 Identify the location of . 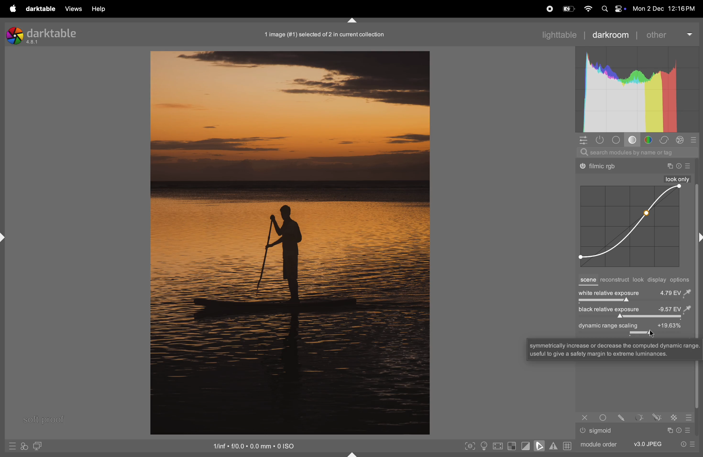
(290, 244).